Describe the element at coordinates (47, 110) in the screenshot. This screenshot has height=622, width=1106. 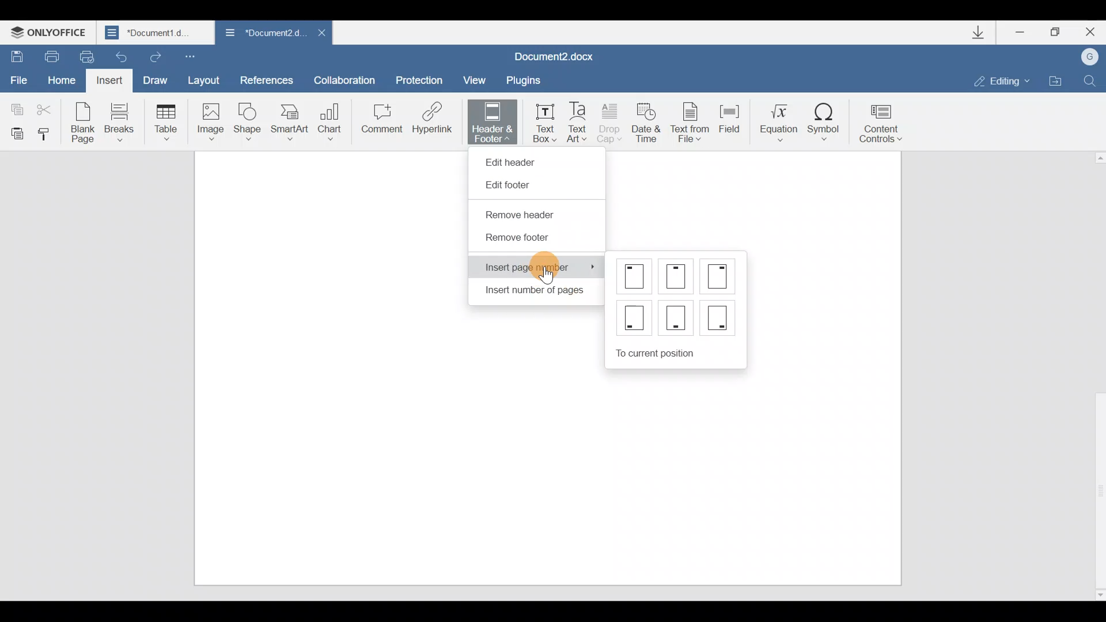
I see `Cut` at that location.